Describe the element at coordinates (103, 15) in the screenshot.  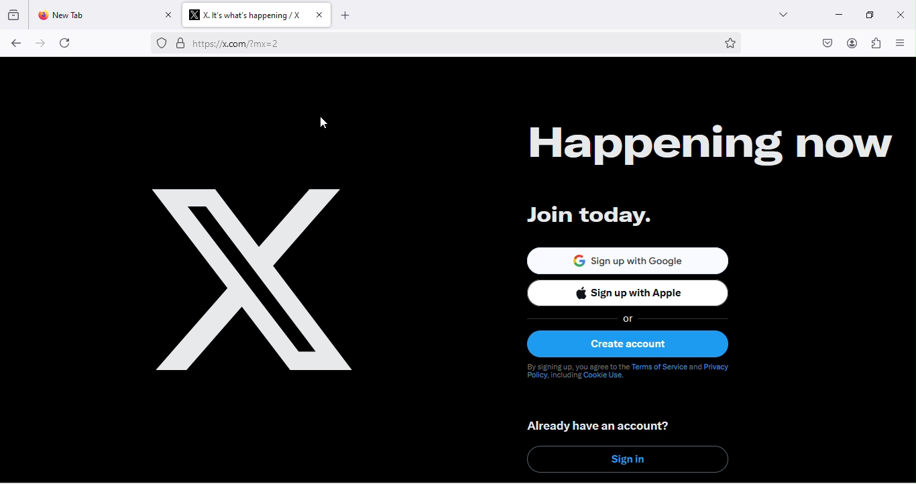
I see `new tab` at that location.